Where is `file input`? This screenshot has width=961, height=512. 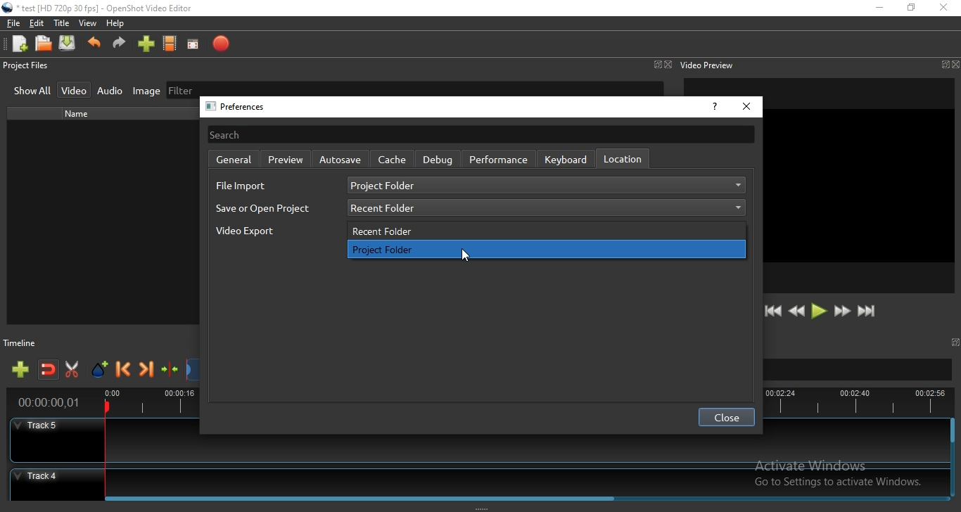
file input is located at coordinates (241, 186).